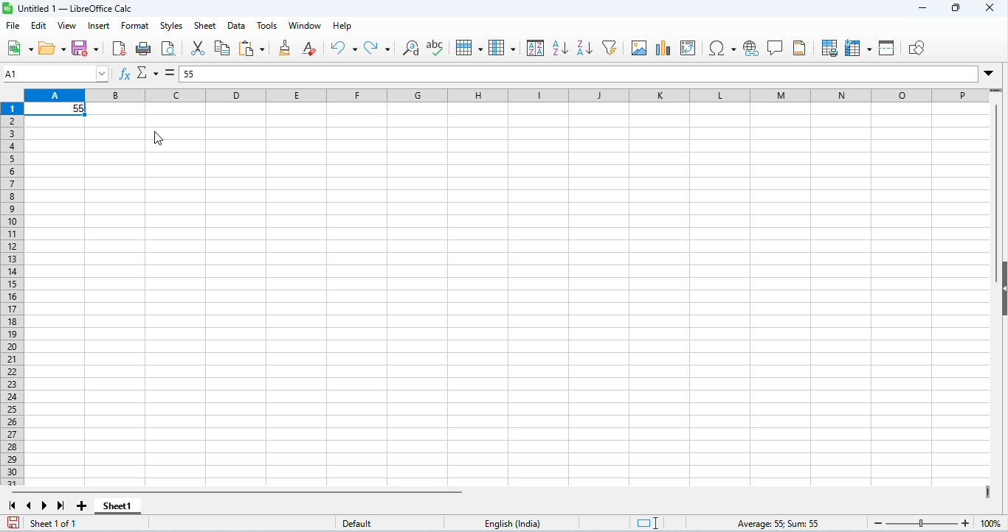  I want to click on save, so click(86, 49).